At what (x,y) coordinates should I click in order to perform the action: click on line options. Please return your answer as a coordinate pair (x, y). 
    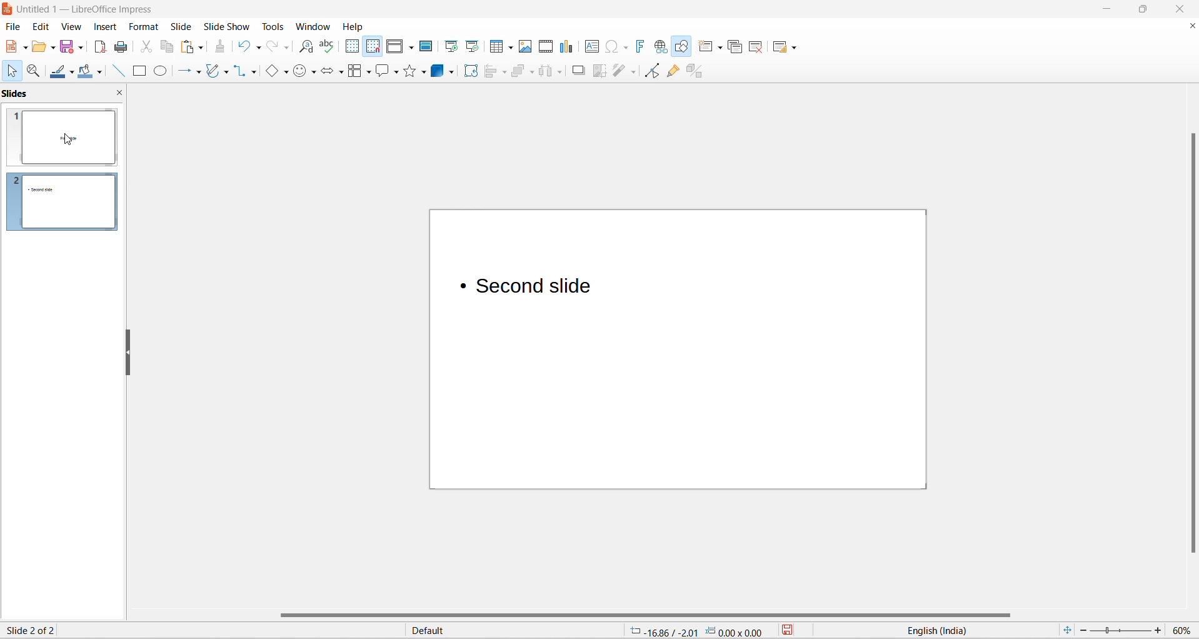
    Looking at the image, I should click on (201, 72).